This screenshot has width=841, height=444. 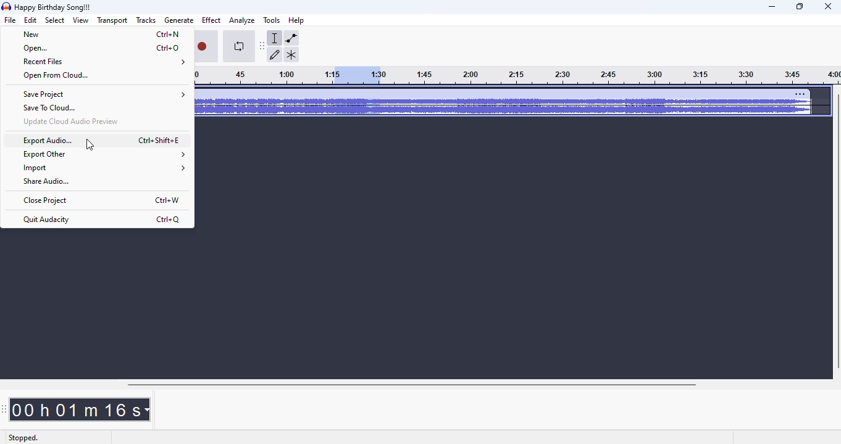 I want to click on vertical scroll bar, so click(x=835, y=232).